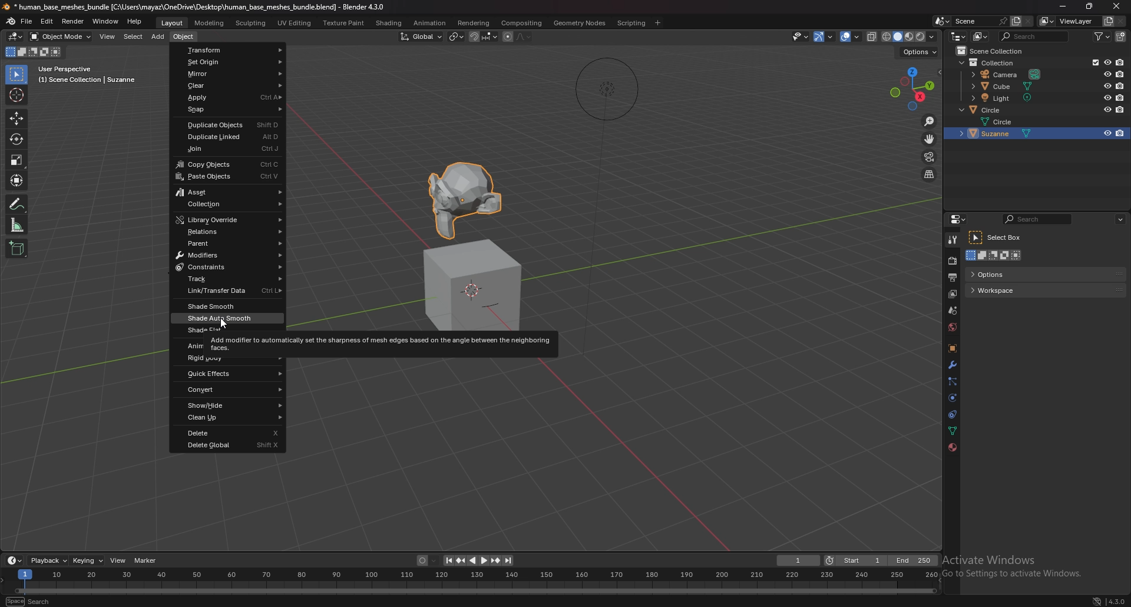 The height and width of the screenshot is (607, 1131). I want to click on select box, so click(1000, 238).